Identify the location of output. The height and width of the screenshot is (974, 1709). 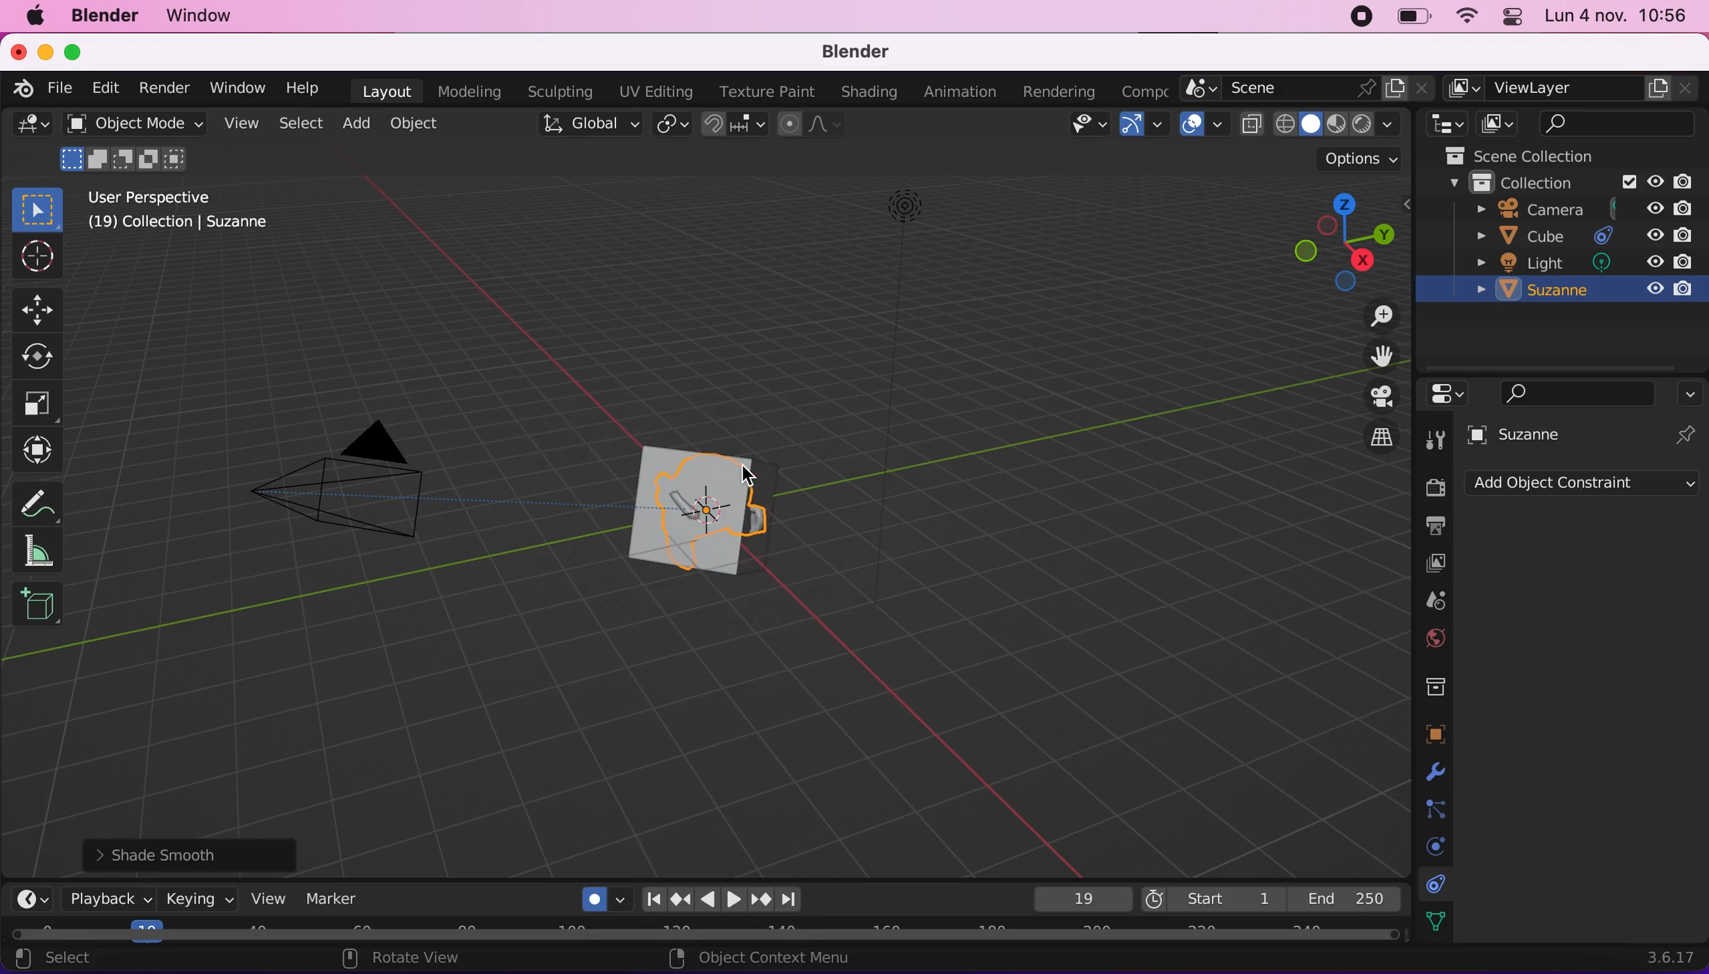
(1432, 526).